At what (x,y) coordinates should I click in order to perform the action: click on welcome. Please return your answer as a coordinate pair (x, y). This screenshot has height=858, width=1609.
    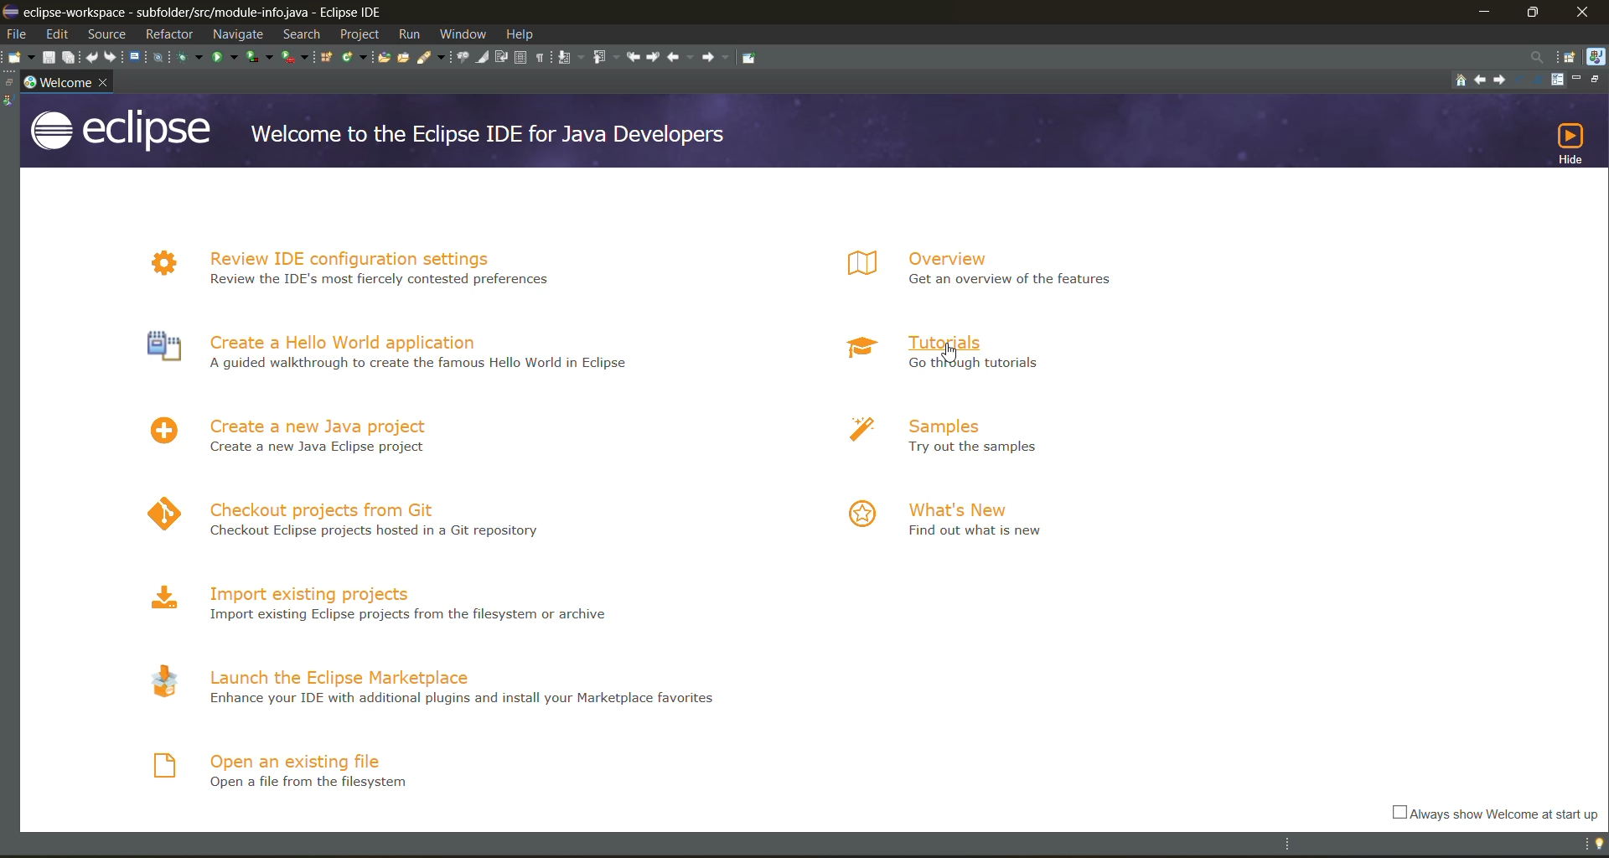
    Looking at the image, I should click on (59, 82).